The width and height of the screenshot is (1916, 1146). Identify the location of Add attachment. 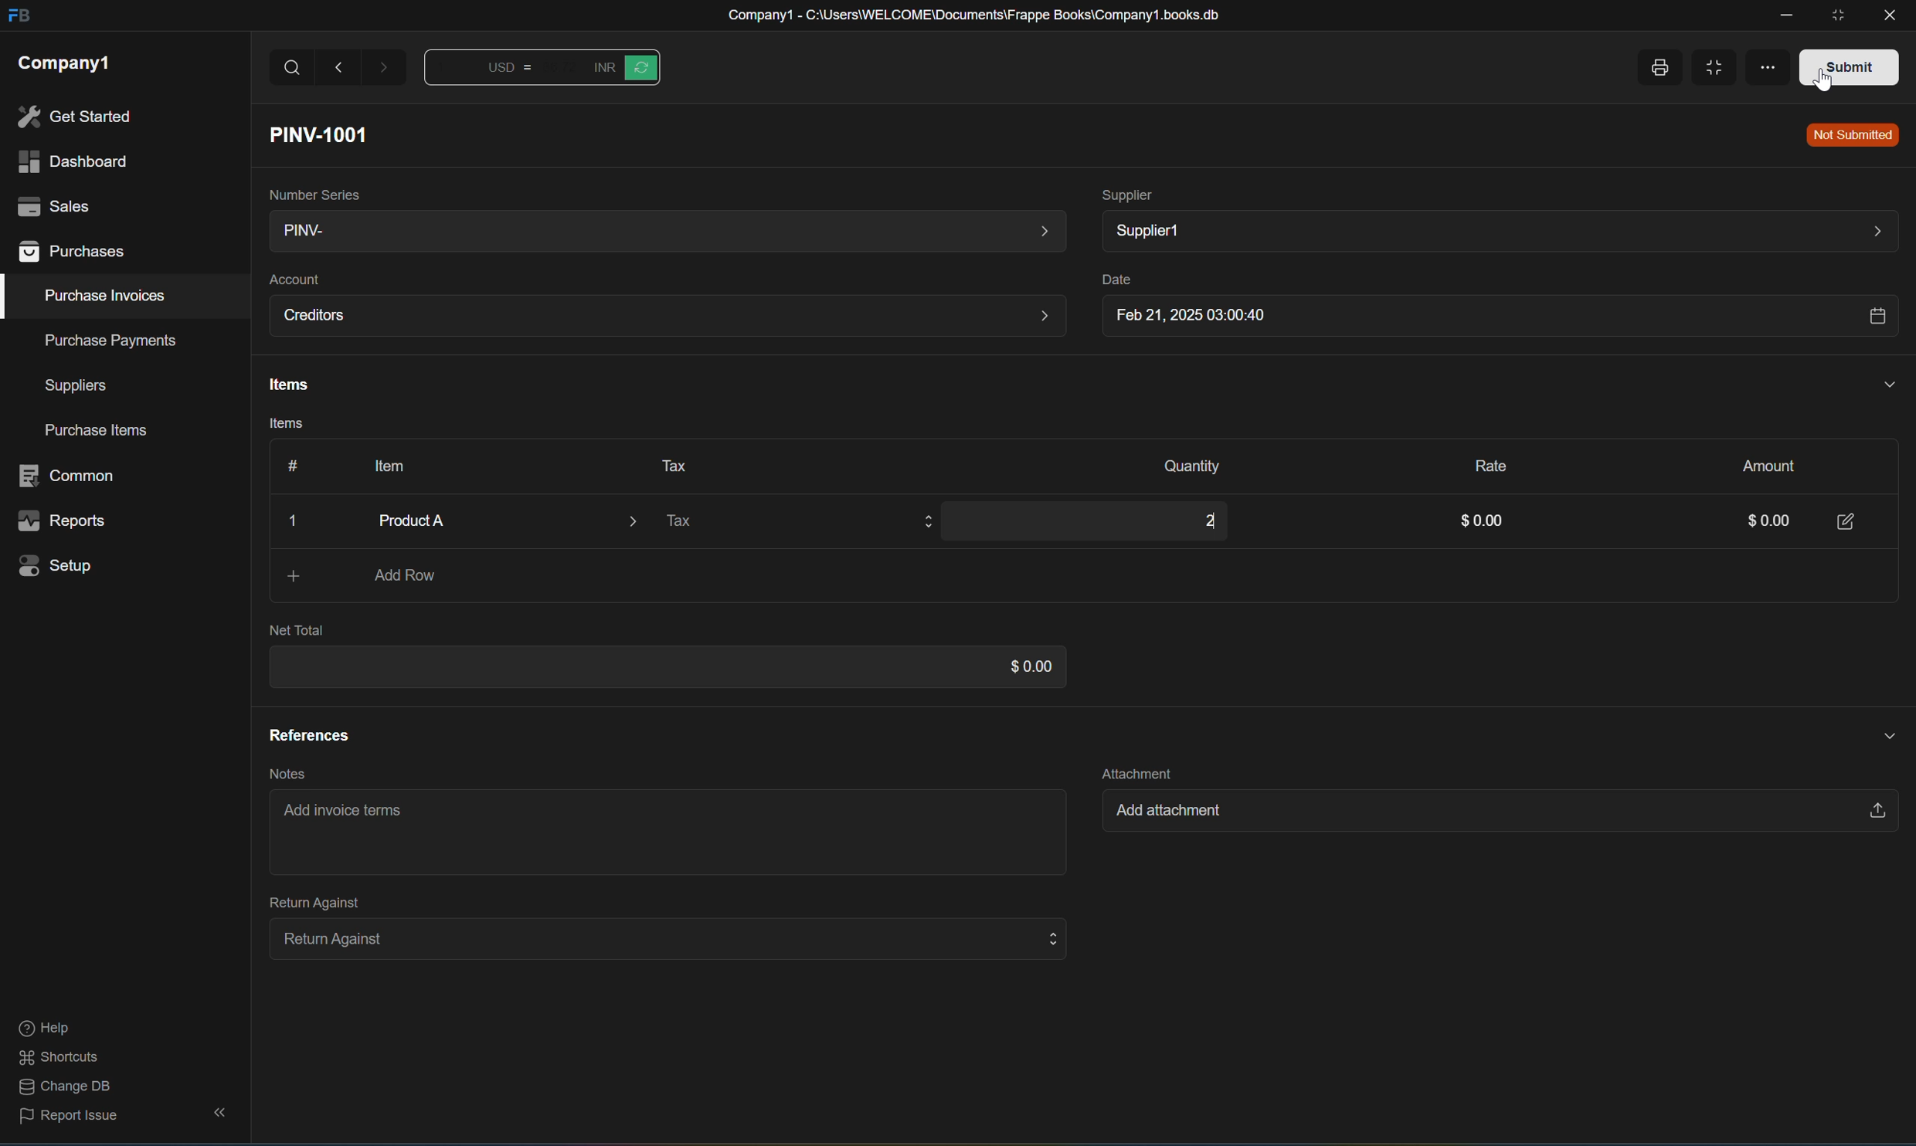
(1489, 814).